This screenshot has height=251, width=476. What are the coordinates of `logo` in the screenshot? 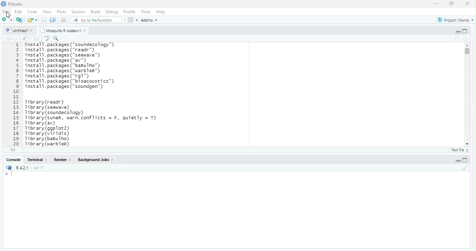 It's located at (10, 167).